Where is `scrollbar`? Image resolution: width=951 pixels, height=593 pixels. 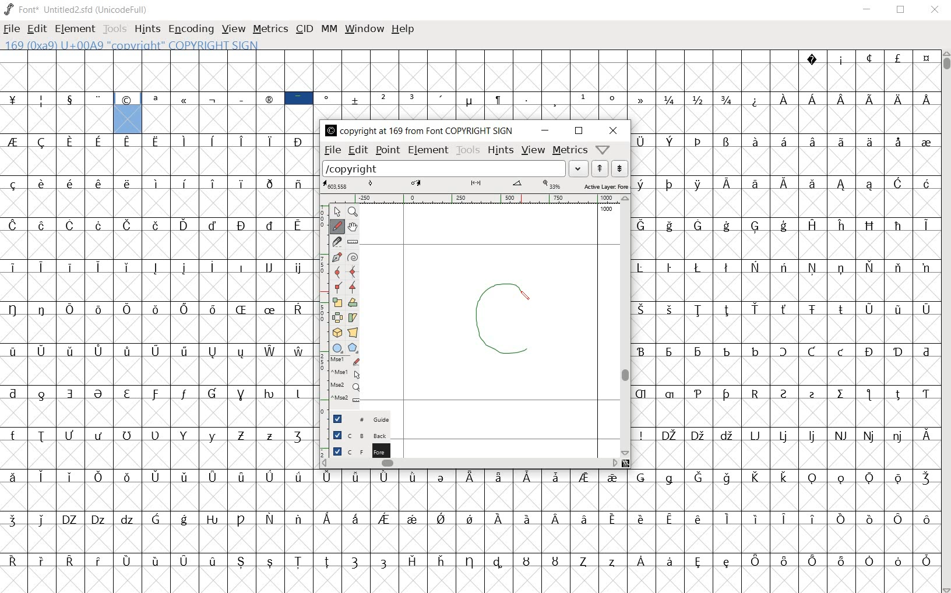
scrollbar is located at coordinates (625, 327).